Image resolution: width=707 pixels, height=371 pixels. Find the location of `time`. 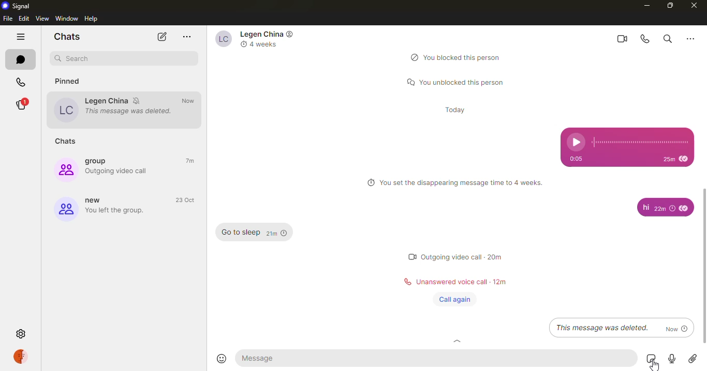

time is located at coordinates (665, 208).